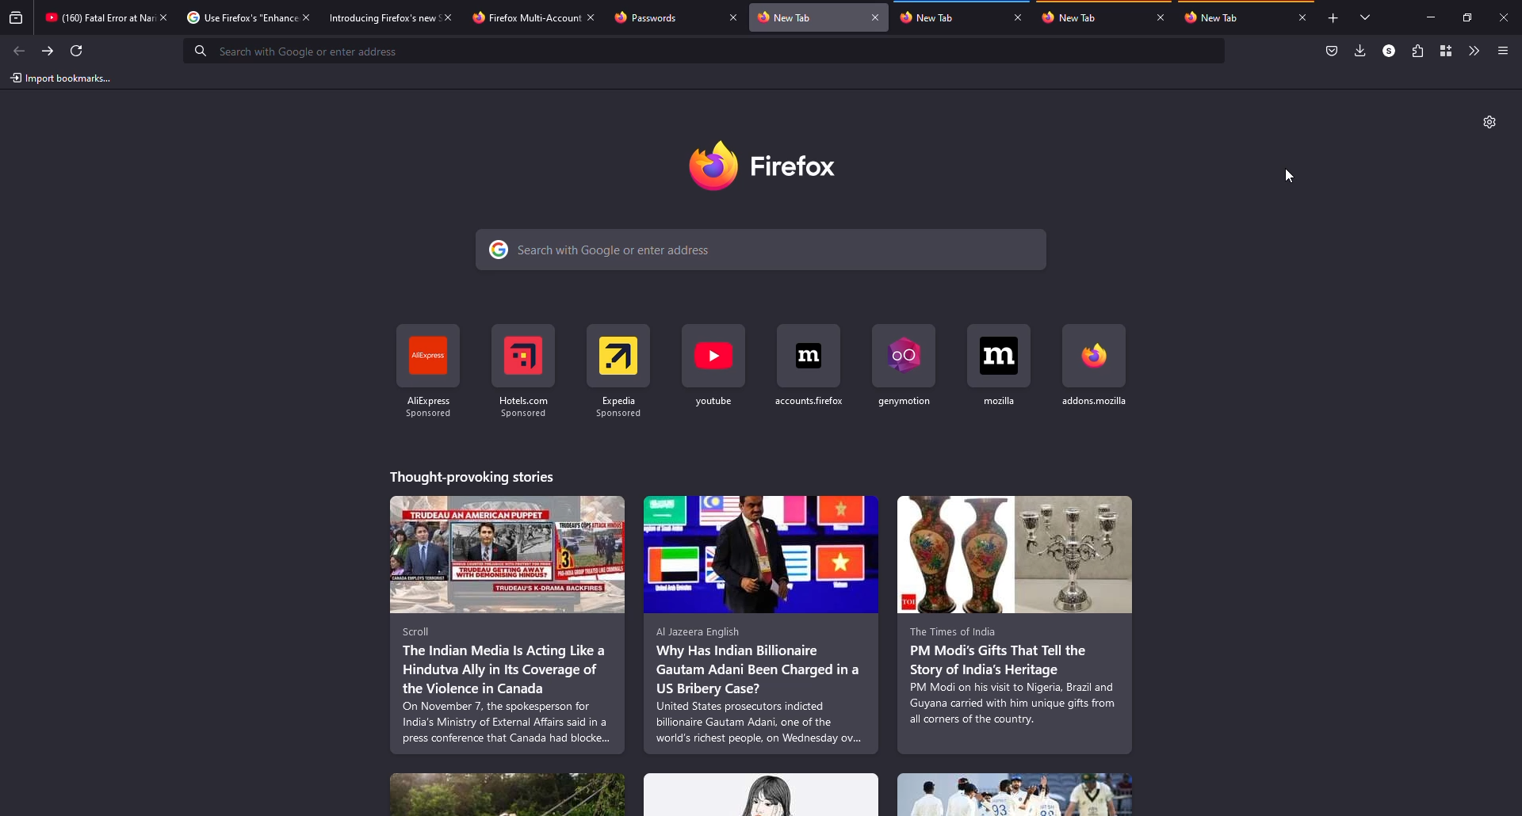 The image size is (1522, 816). What do you see at coordinates (706, 51) in the screenshot?
I see `search` at bounding box center [706, 51].